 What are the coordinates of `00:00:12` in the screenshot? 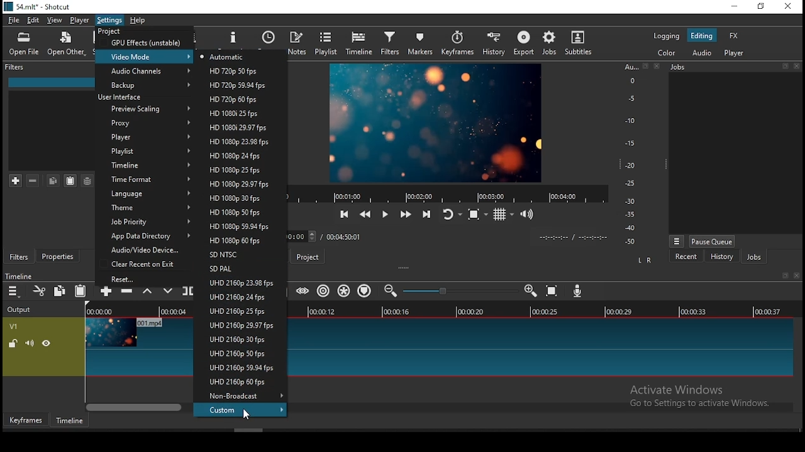 It's located at (324, 311).